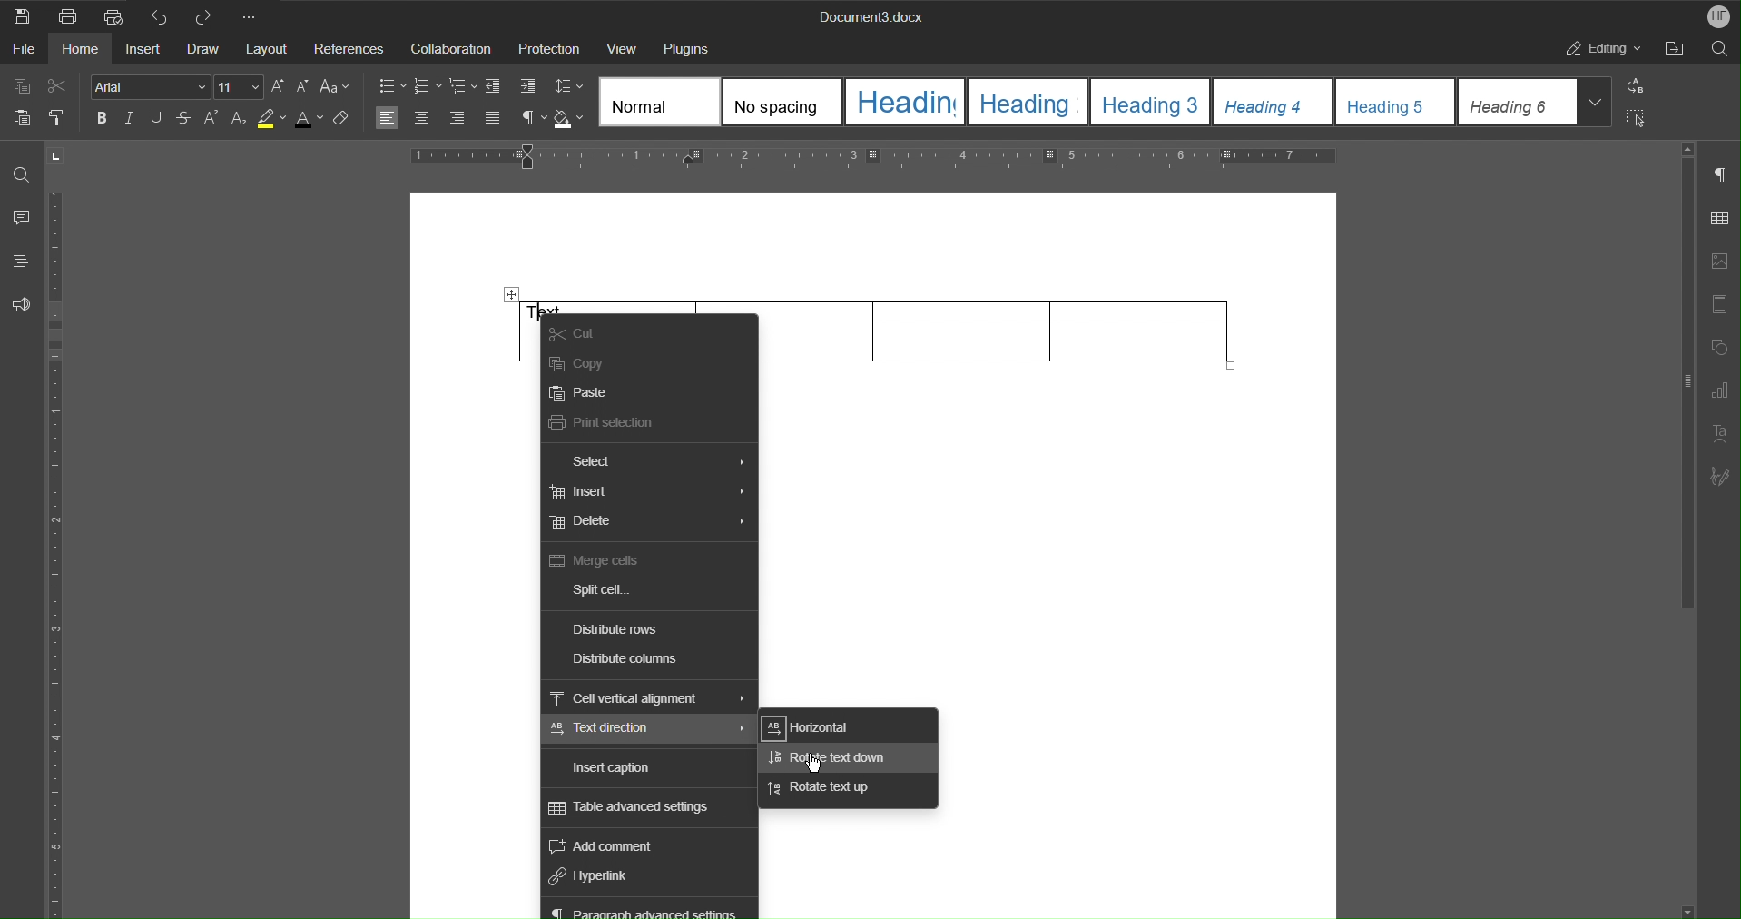 The height and width of the screenshot is (919, 1741). I want to click on Open File Location, so click(1674, 48).